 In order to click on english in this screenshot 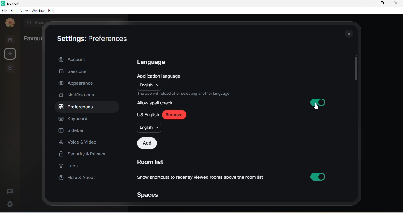, I will do `click(150, 85)`.